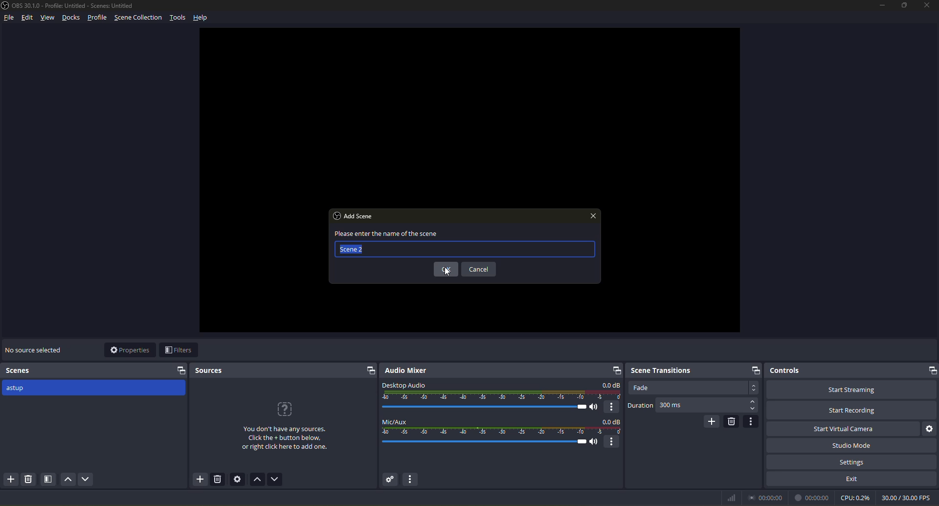 Image resolution: width=939 pixels, height=506 pixels. I want to click on remove selected source, so click(218, 479).